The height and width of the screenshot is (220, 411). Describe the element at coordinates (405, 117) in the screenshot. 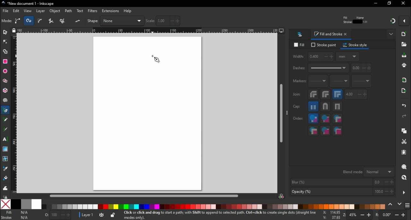

I see `redo` at that location.